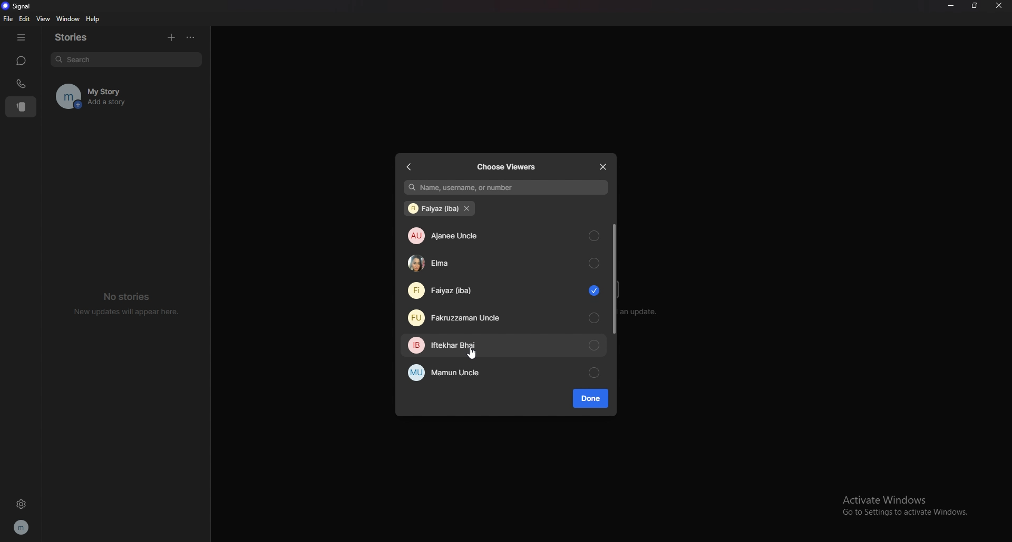  What do you see at coordinates (21, 505) in the screenshot?
I see `settings` at bounding box center [21, 505].